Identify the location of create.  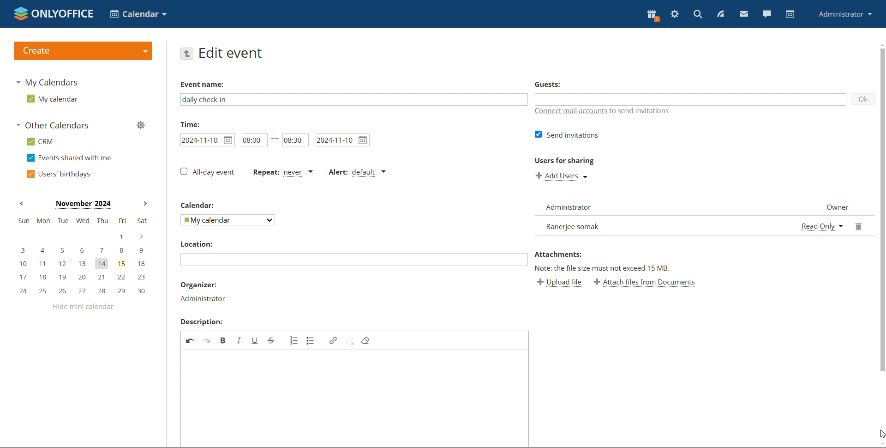
(83, 51).